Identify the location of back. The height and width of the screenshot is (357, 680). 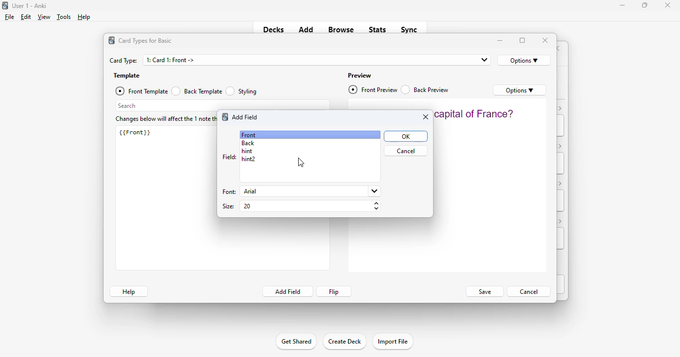
(248, 143).